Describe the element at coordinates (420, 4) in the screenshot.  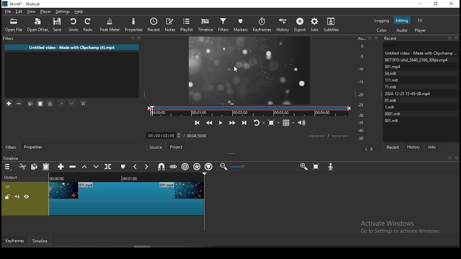
I see `minimize` at that location.